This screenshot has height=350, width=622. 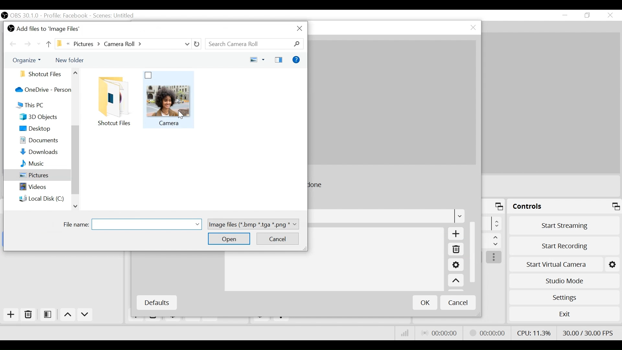 What do you see at coordinates (42, 106) in the screenshot?
I see `This PC` at bounding box center [42, 106].